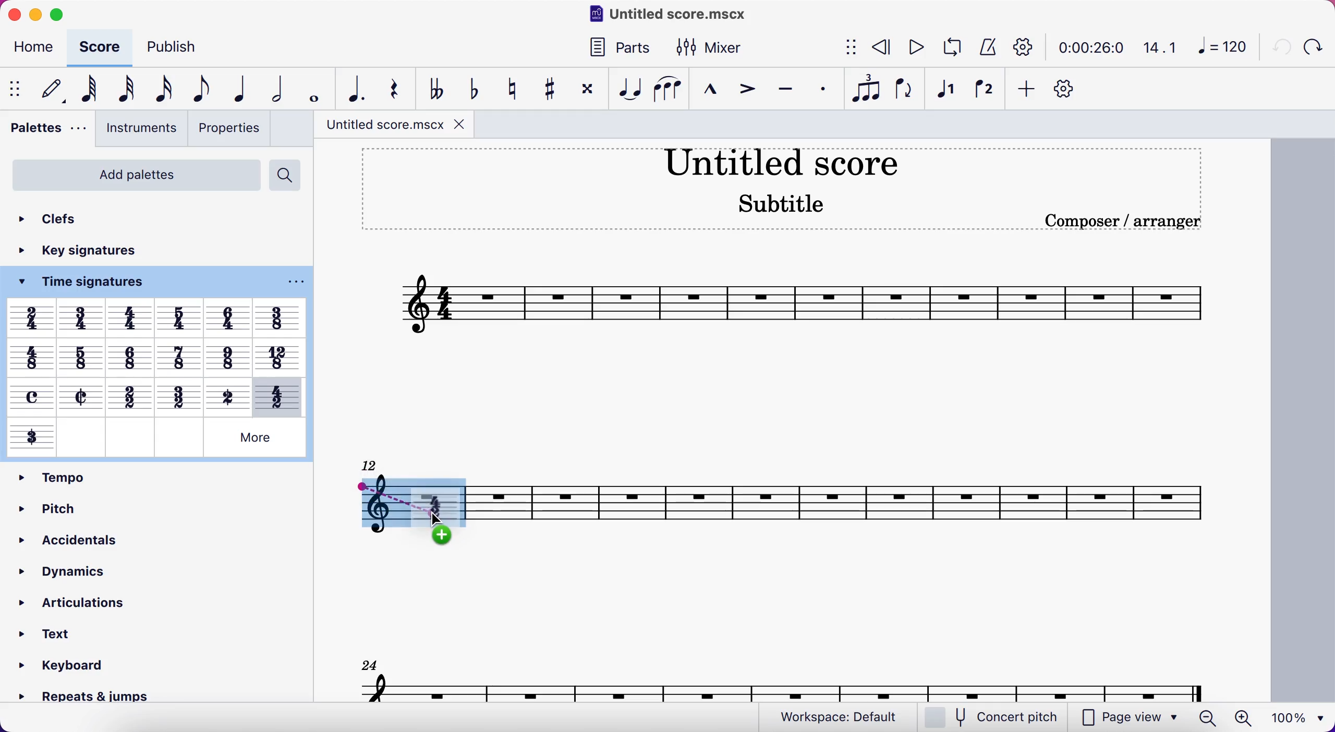 This screenshot has height=732, width=1335. What do you see at coordinates (230, 128) in the screenshot?
I see `properties` at bounding box center [230, 128].